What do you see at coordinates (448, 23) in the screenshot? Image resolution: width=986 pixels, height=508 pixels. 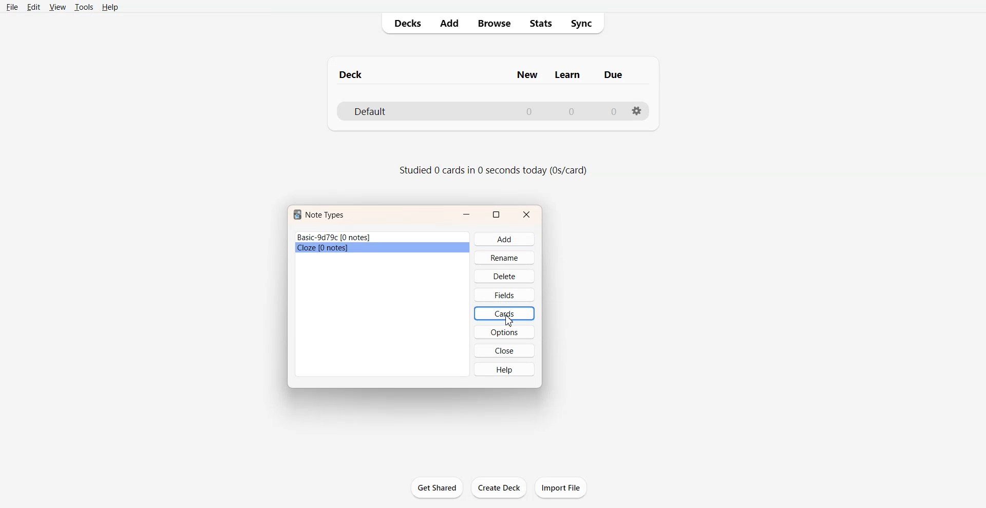 I see `Add` at bounding box center [448, 23].